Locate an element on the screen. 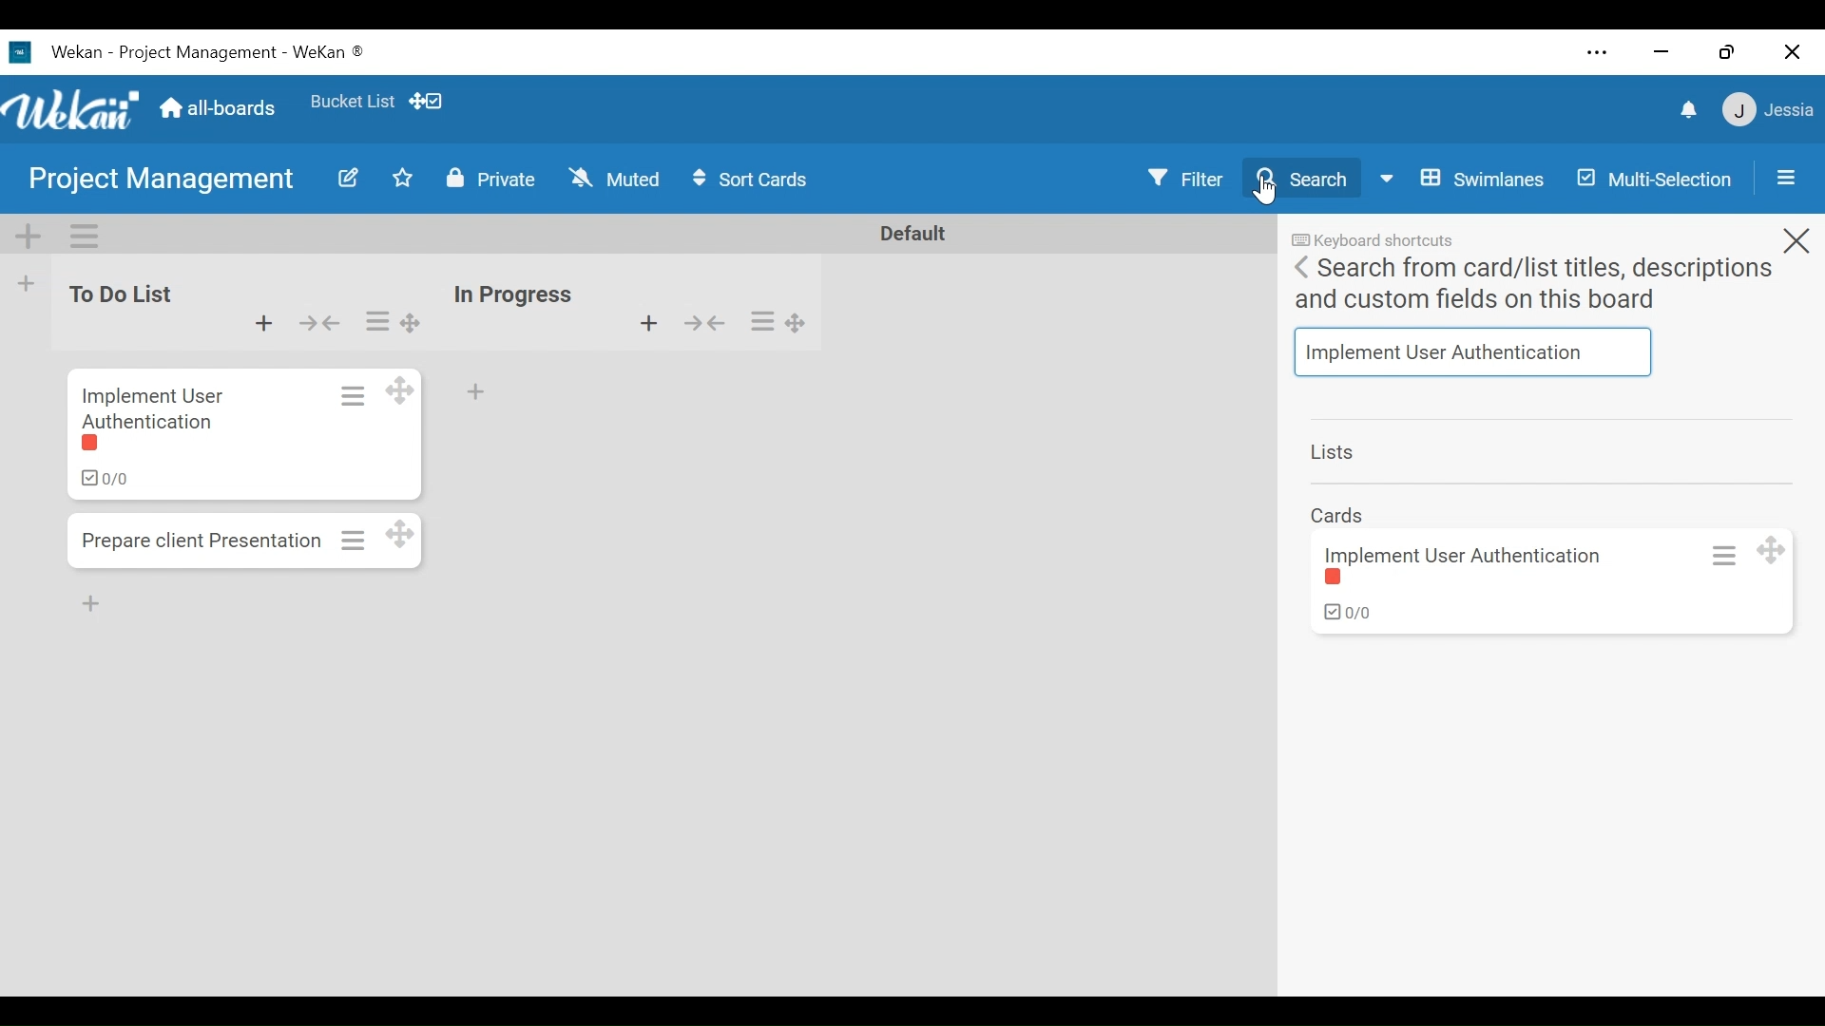  ckecklist is located at coordinates (1344, 617).